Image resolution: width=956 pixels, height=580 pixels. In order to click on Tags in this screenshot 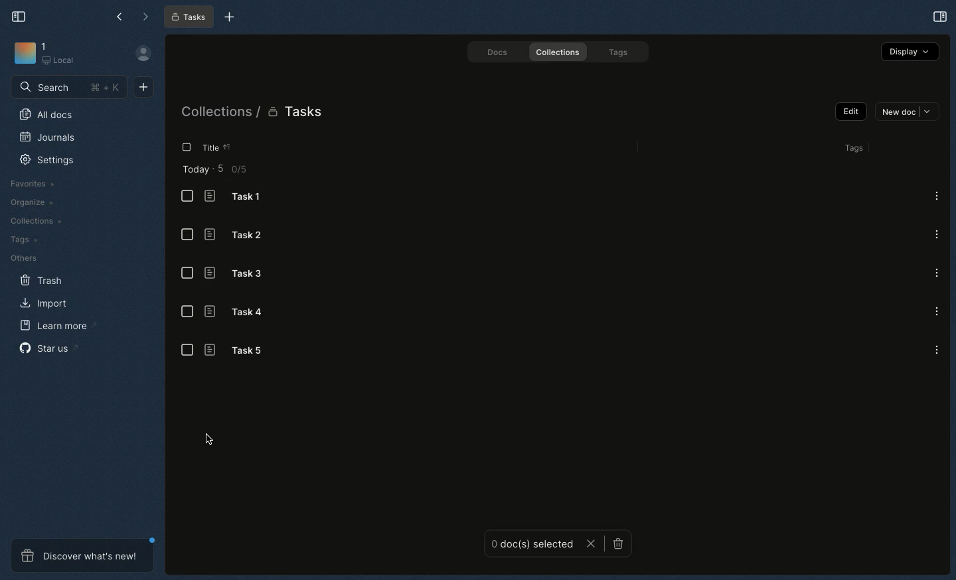, I will do `click(856, 150)`.